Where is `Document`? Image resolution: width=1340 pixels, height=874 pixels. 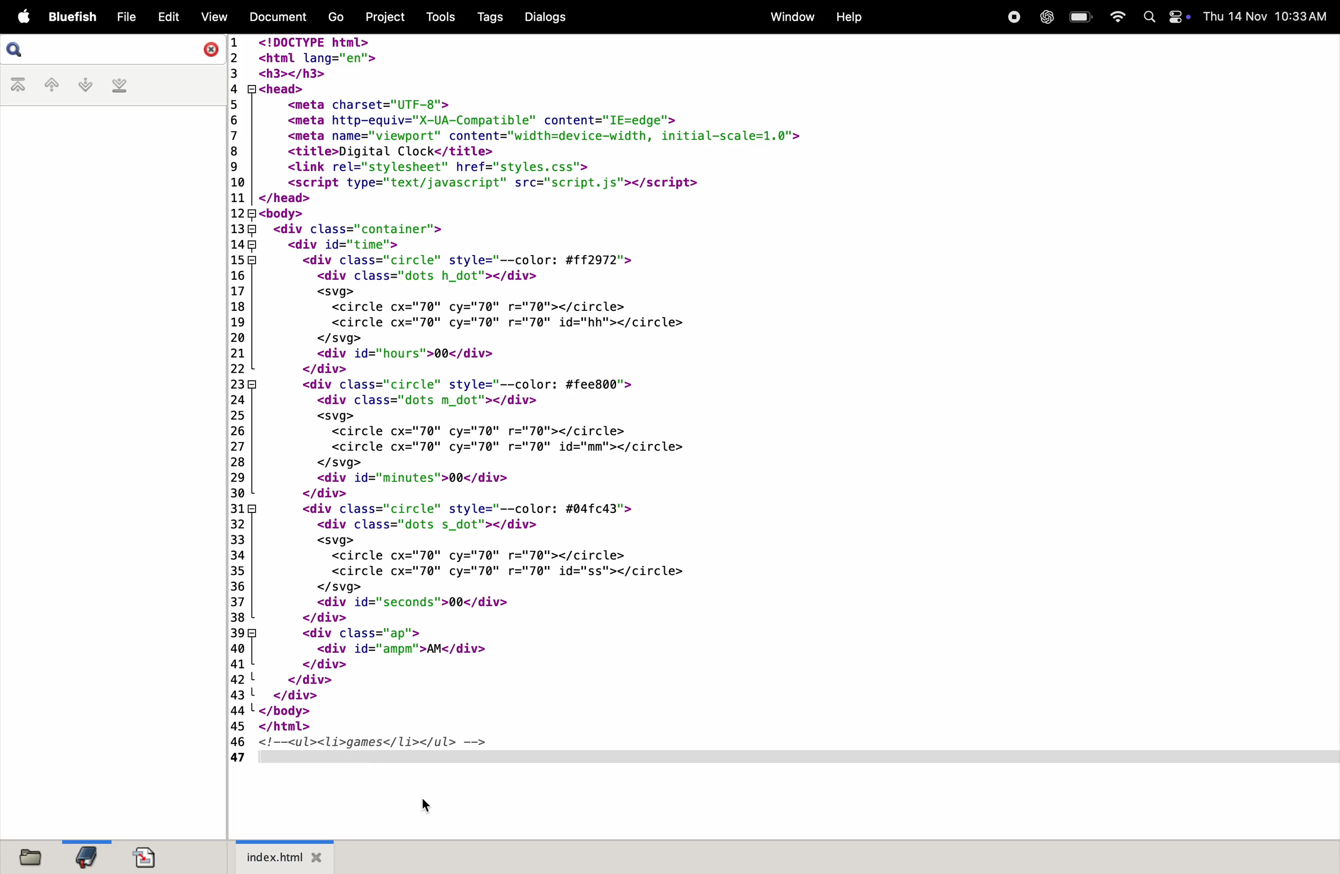 Document is located at coordinates (280, 16).